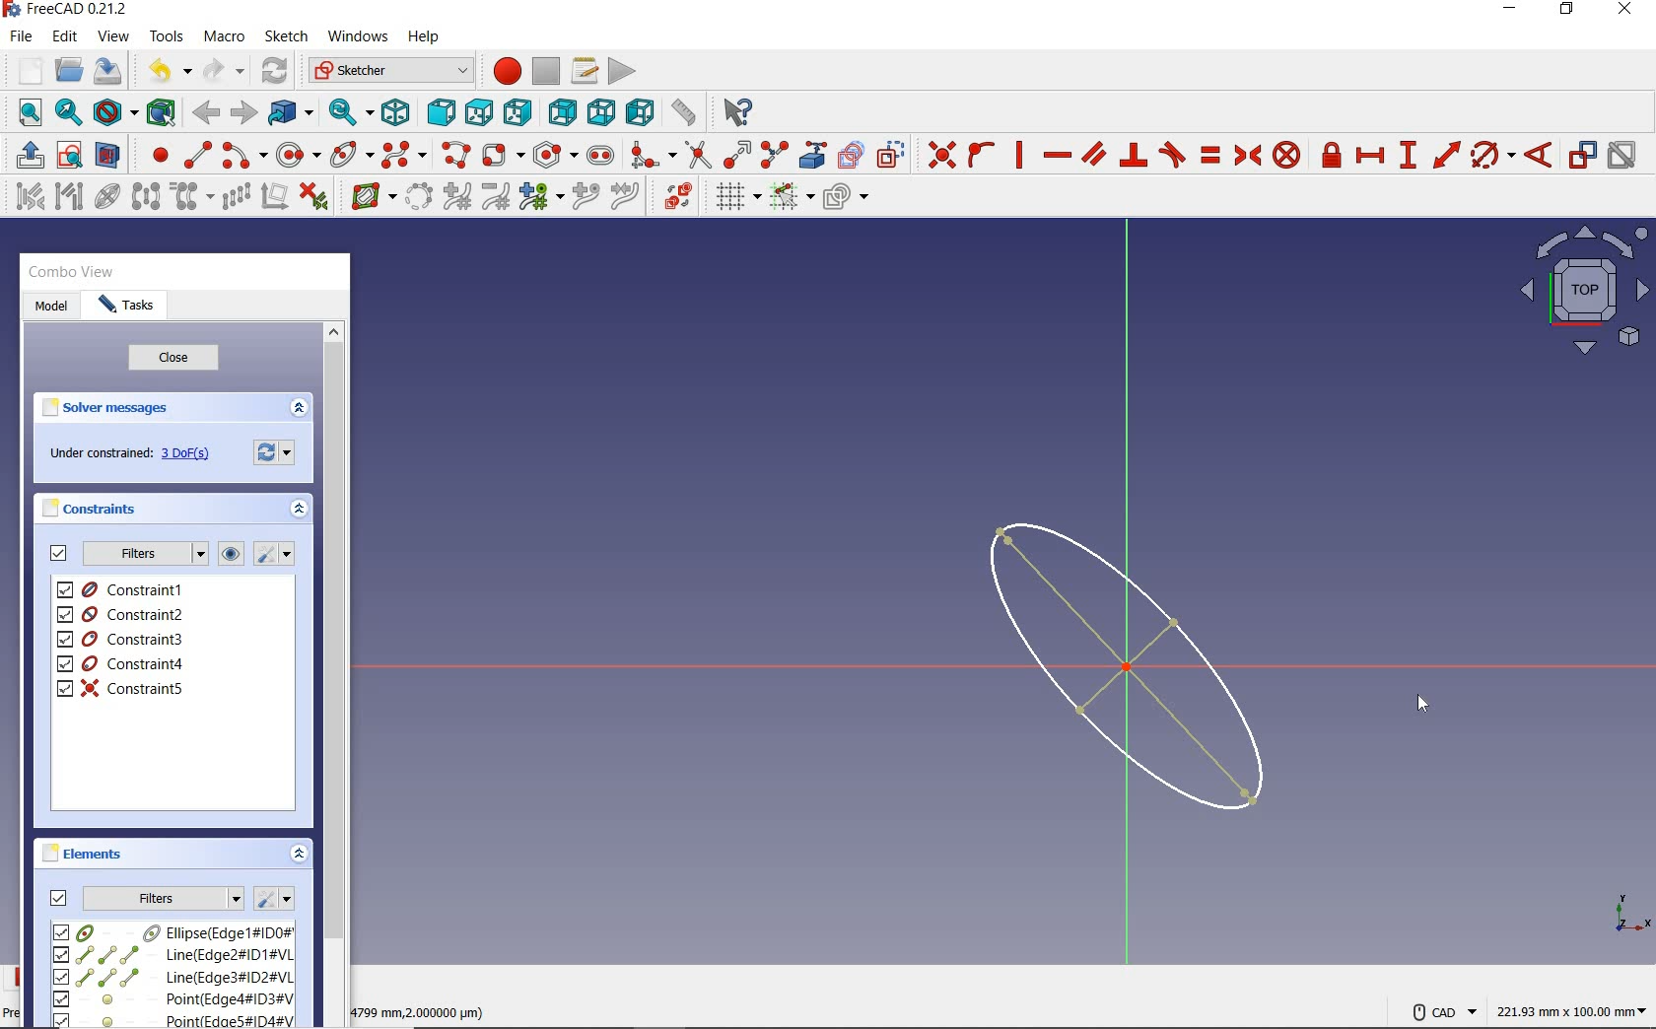 This screenshot has height=1029, width=1656. Describe the element at coordinates (69, 71) in the screenshot. I see `open` at that location.